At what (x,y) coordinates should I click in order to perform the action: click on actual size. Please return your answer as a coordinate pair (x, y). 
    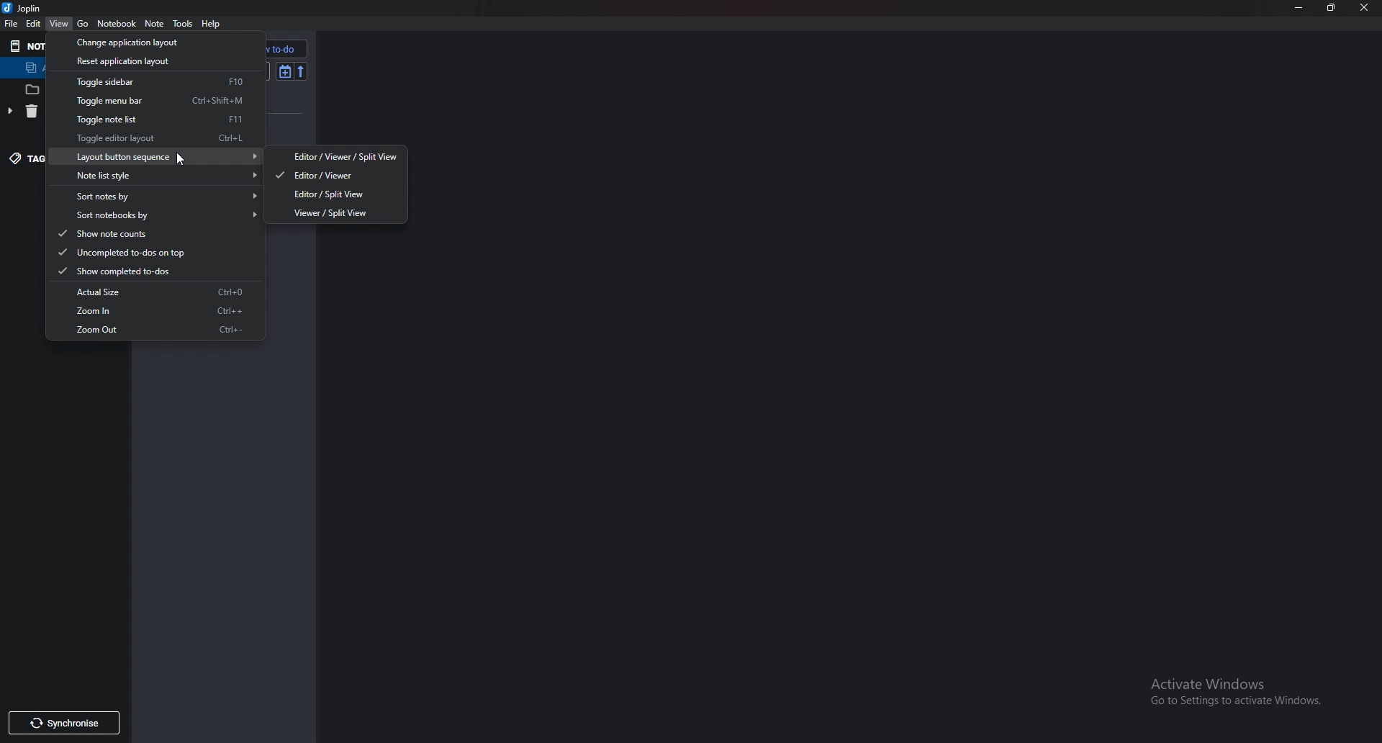
    Looking at the image, I should click on (154, 292).